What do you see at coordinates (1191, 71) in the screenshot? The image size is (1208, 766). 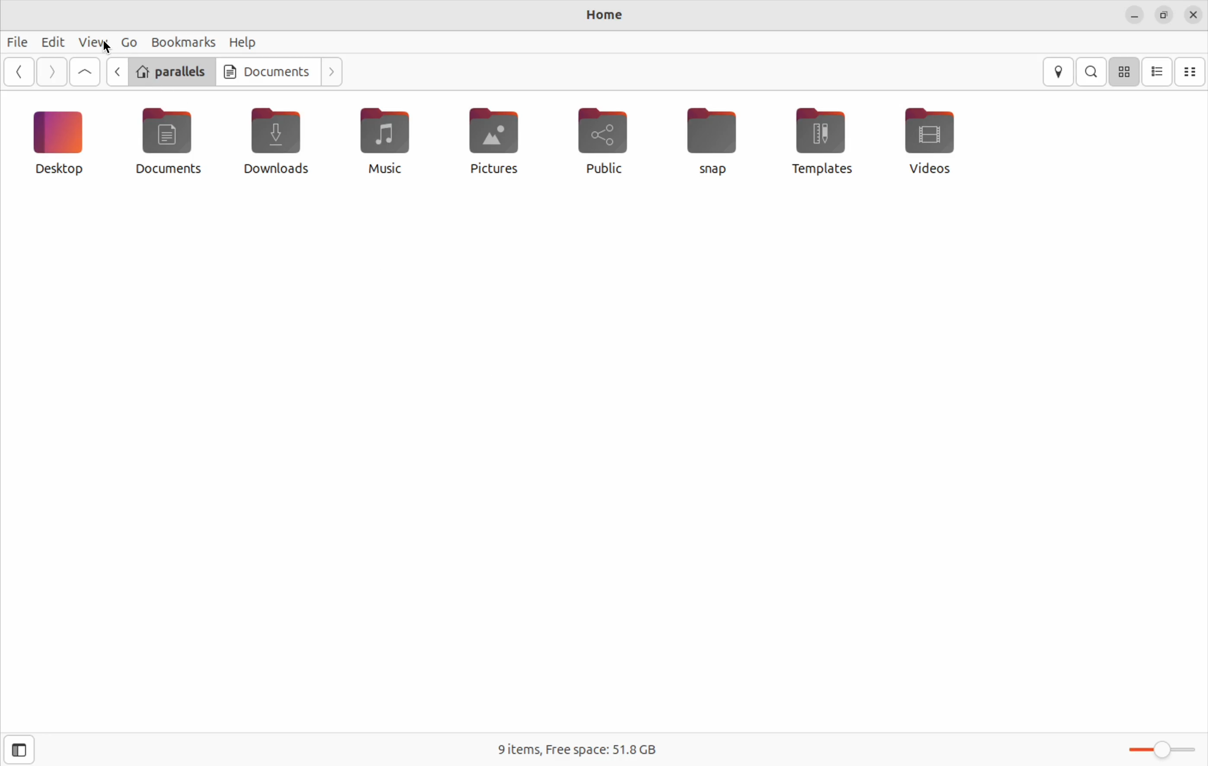 I see `compact view` at bounding box center [1191, 71].